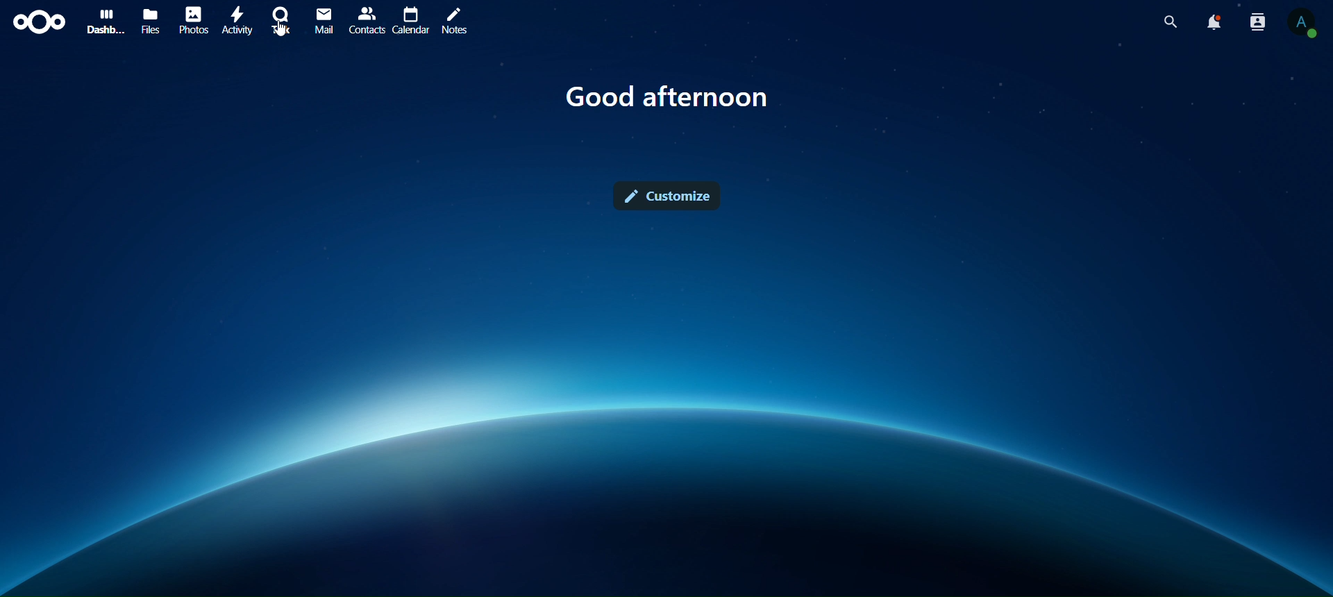 Image resolution: width=1333 pixels, height=597 pixels. I want to click on calendar, so click(410, 19).